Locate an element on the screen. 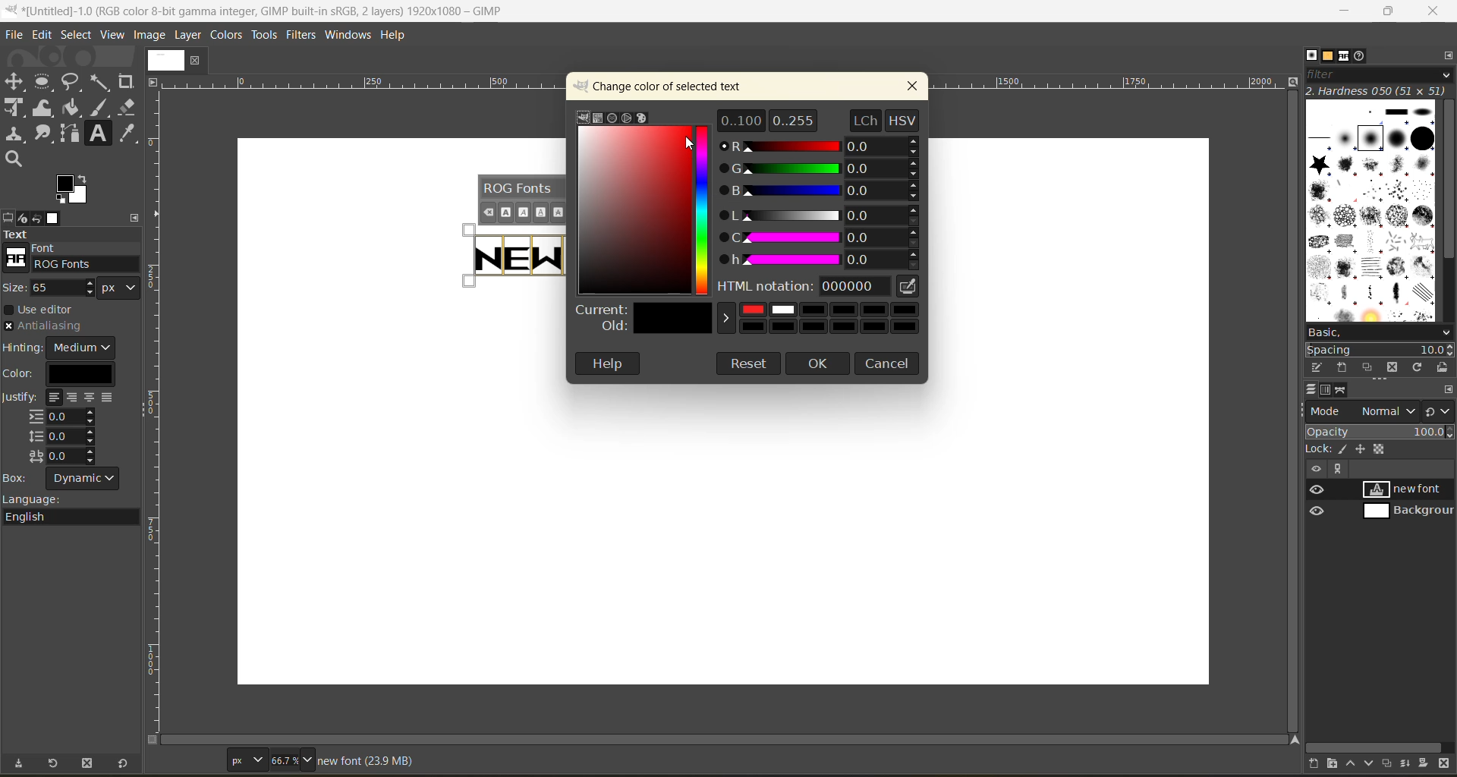 This screenshot has height=777, width=1457. hardness is located at coordinates (1379, 91).